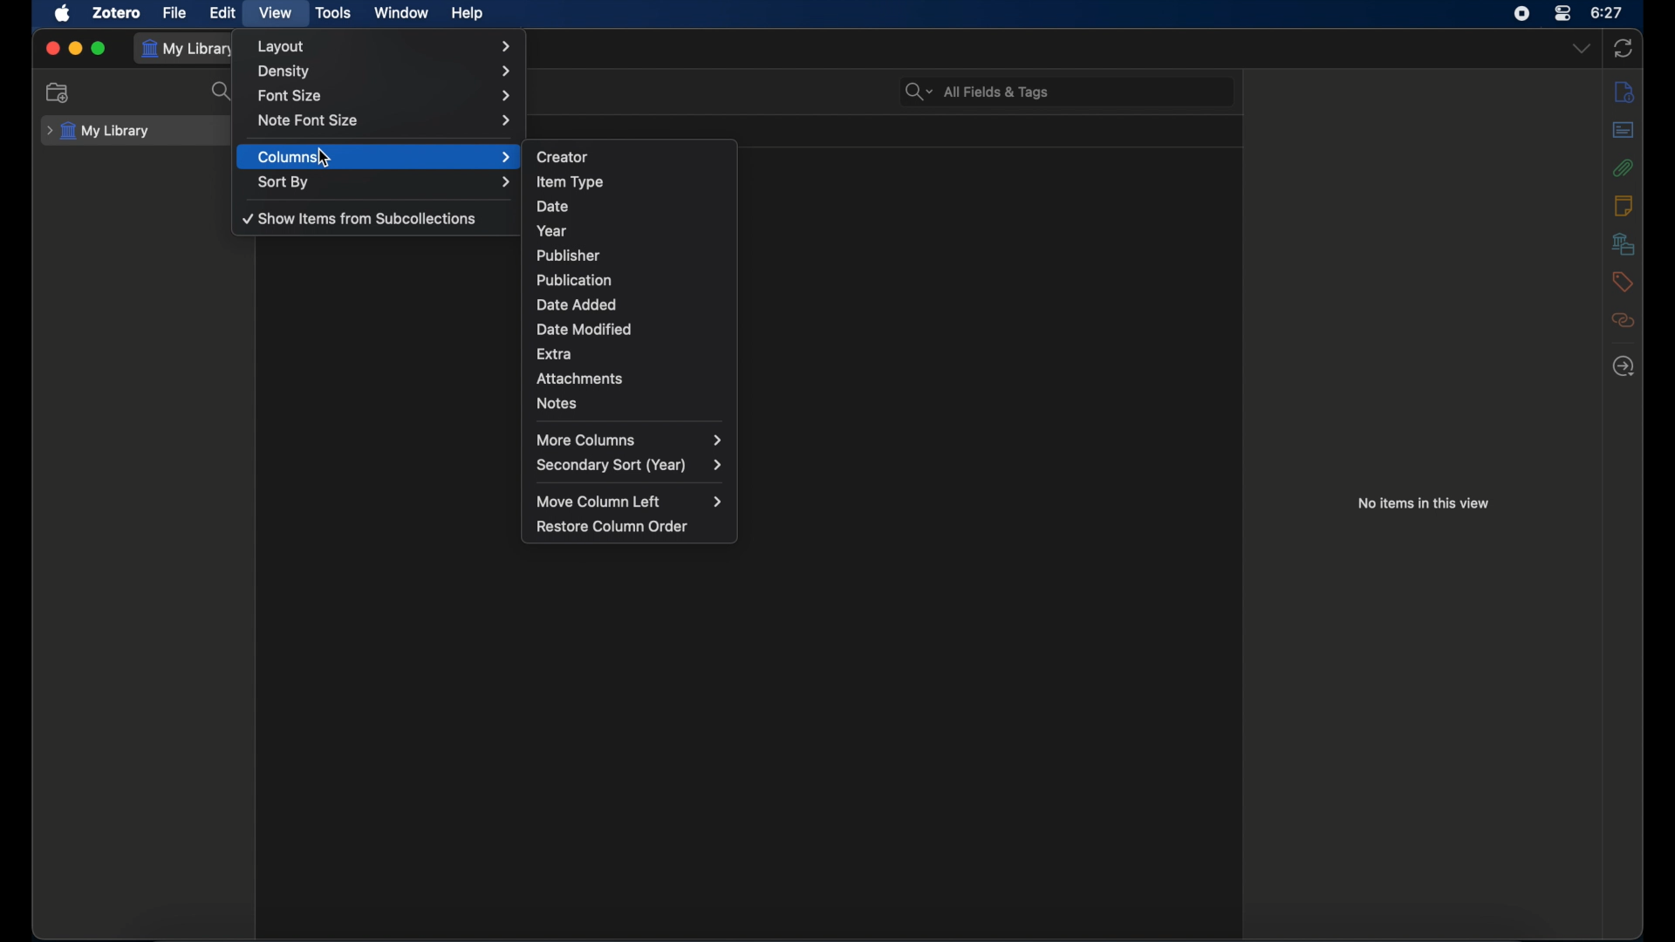 The width and height of the screenshot is (1675, 942). What do you see at coordinates (1623, 282) in the screenshot?
I see `tags` at bounding box center [1623, 282].